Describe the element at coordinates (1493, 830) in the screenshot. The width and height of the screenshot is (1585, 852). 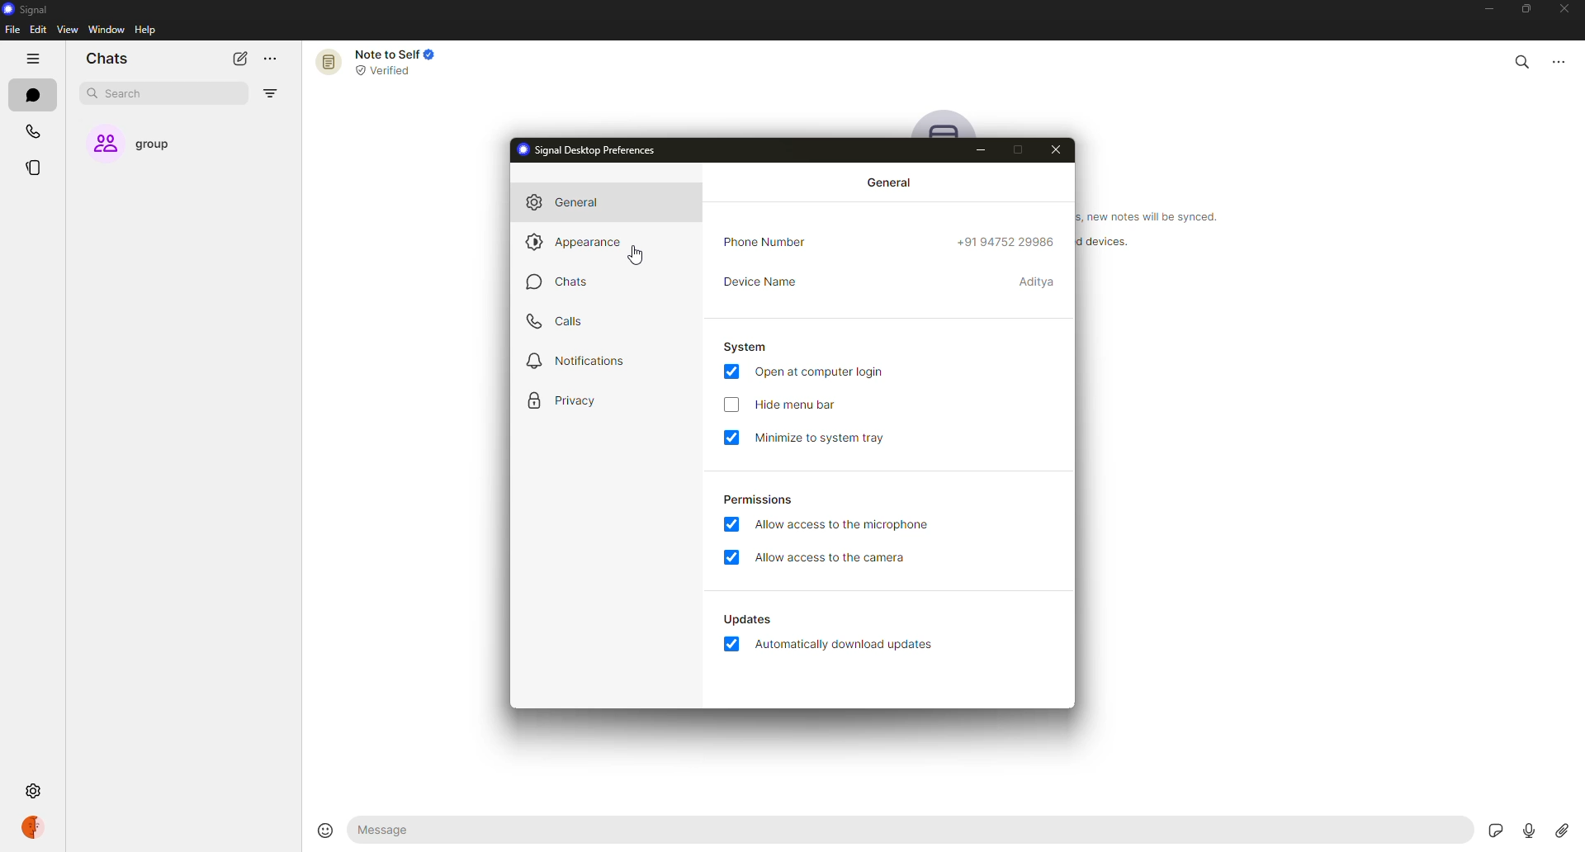
I see `stickers` at that location.